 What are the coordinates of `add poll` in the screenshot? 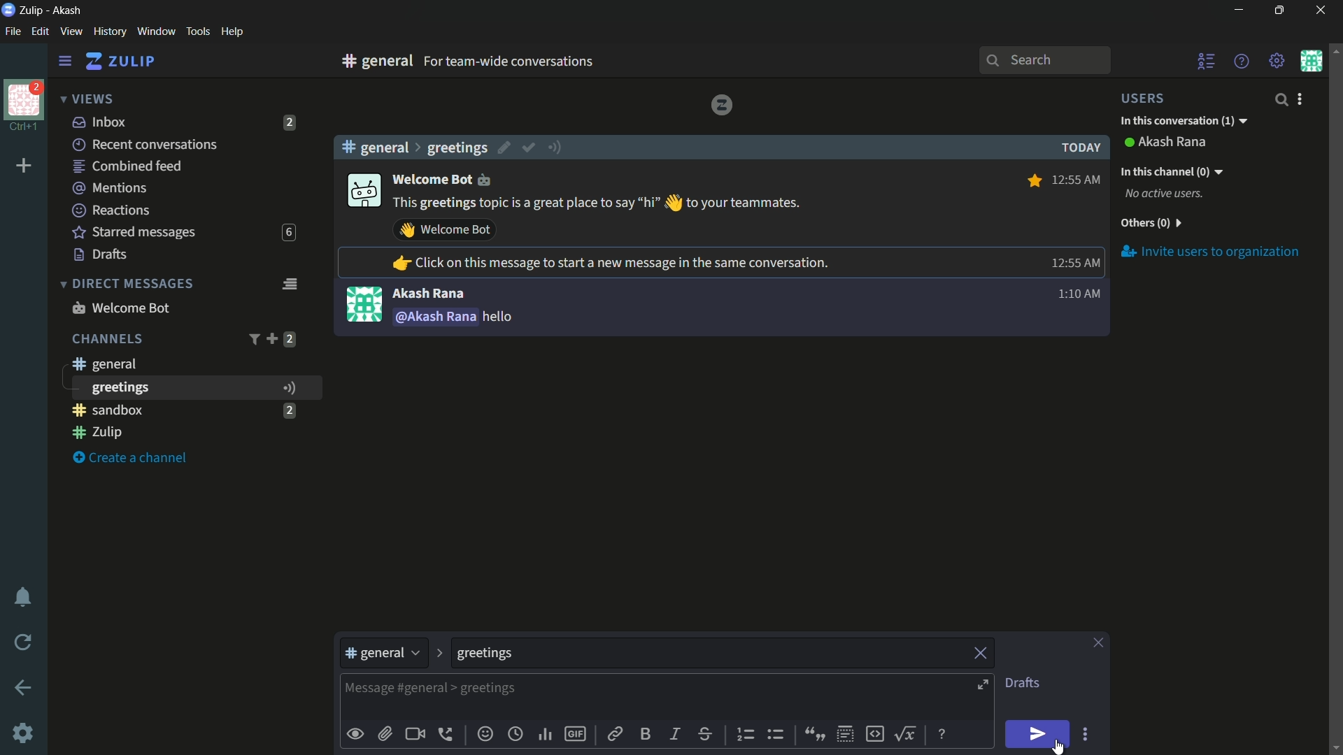 It's located at (546, 735).